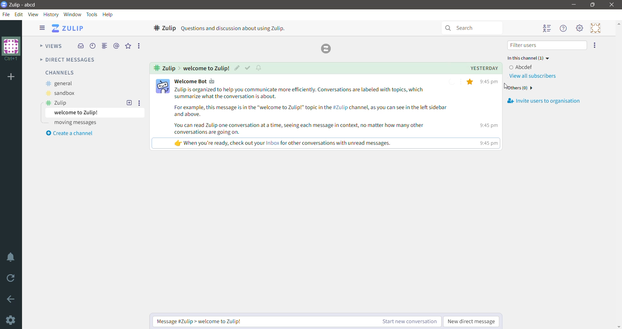 The image size is (622, 329). I want to click on Type the message in the required channel, so click(257, 321).